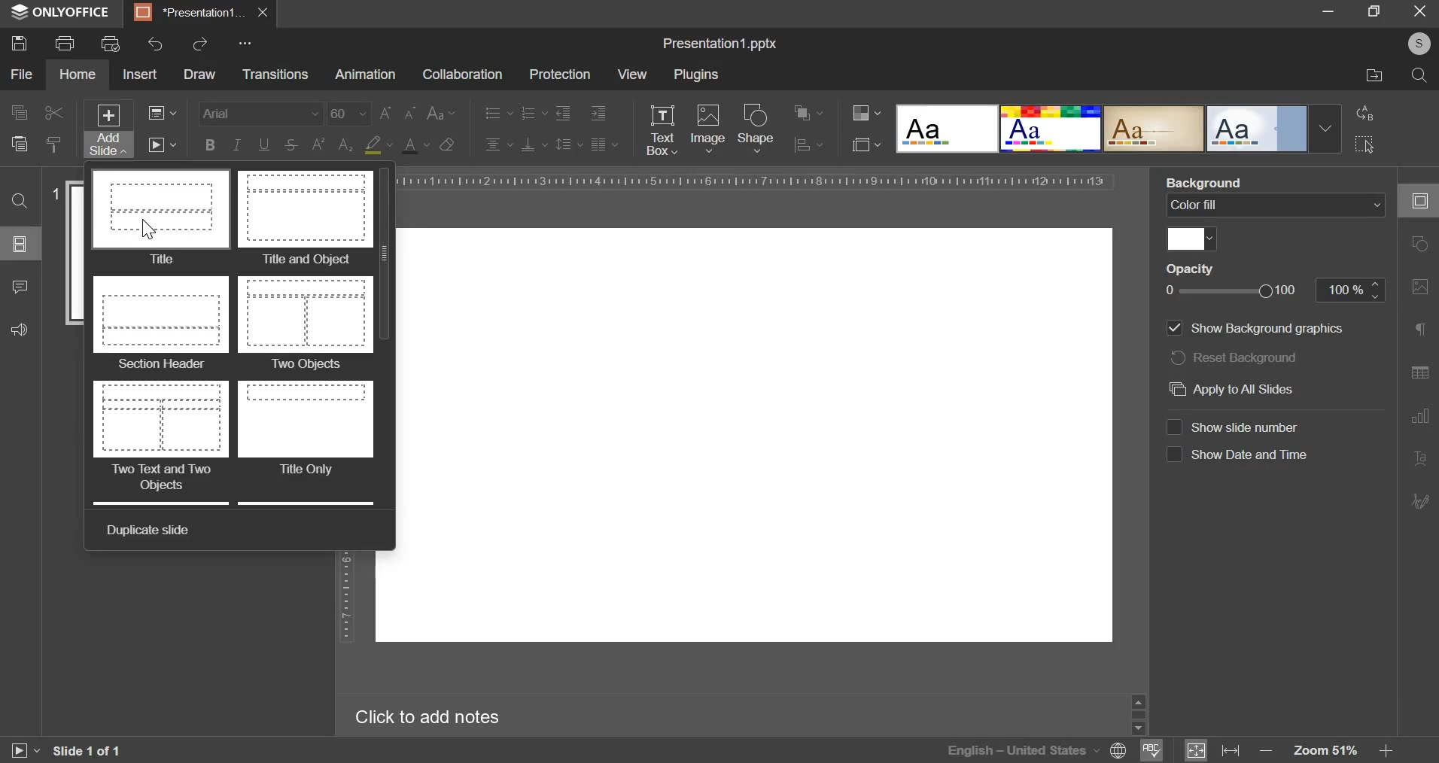 The image size is (1439, 763). I want to click on color design, so click(866, 113).